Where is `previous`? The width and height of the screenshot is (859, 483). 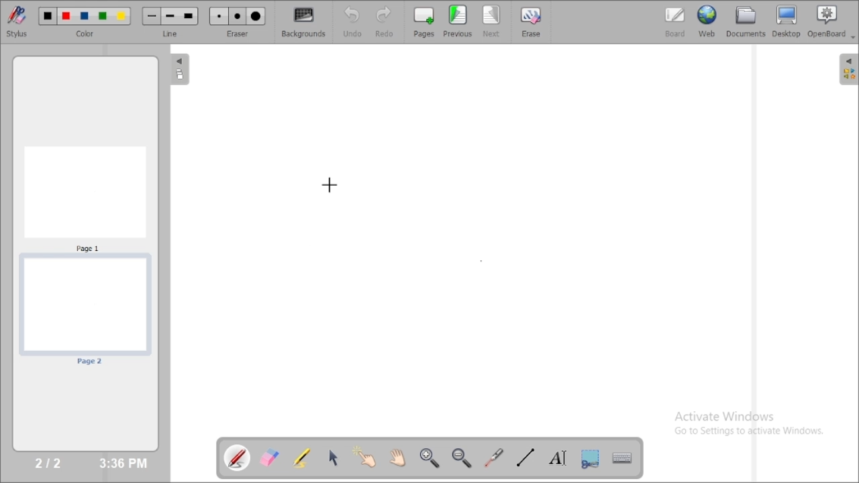 previous is located at coordinates (458, 21).